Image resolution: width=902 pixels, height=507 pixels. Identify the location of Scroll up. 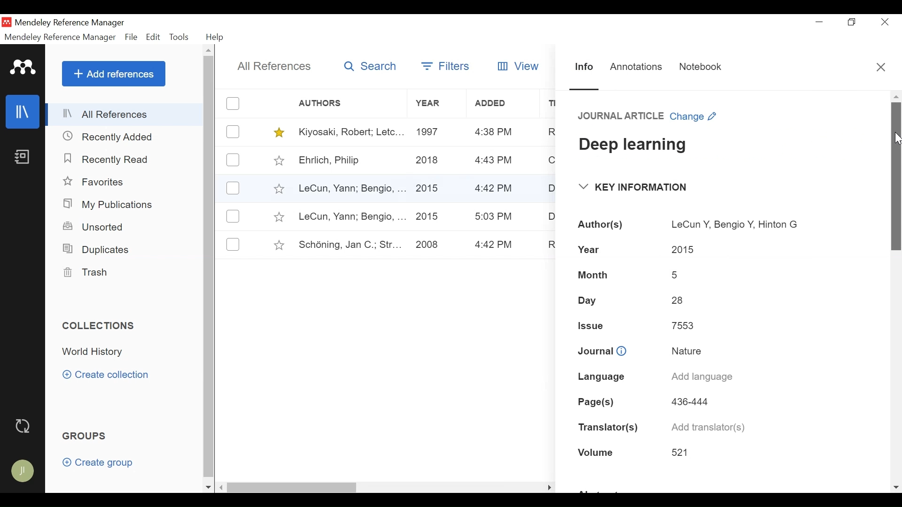
(210, 52).